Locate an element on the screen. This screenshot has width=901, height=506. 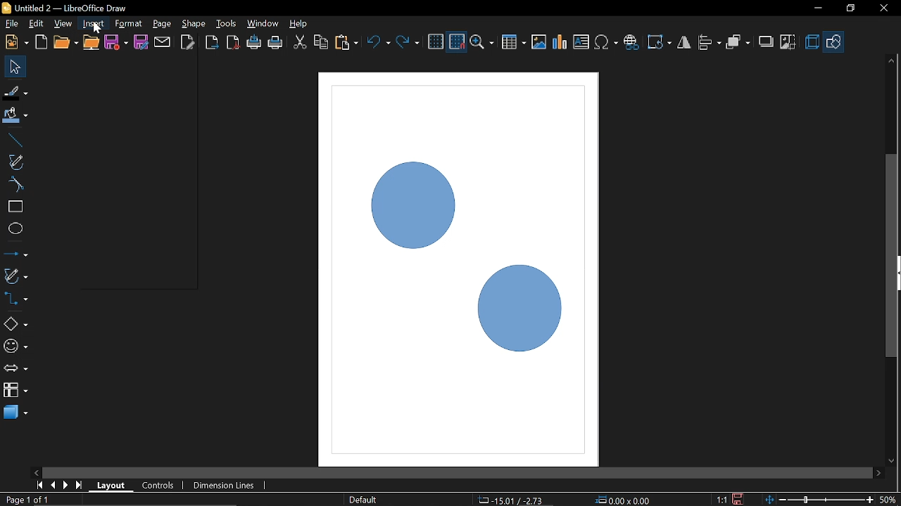
Last page is located at coordinates (80, 486).